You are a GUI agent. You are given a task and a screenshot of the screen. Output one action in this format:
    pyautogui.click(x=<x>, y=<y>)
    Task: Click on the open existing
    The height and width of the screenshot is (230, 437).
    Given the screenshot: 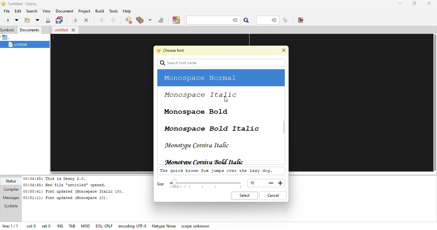 What is the action you would take?
    pyautogui.click(x=27, y=20)
    